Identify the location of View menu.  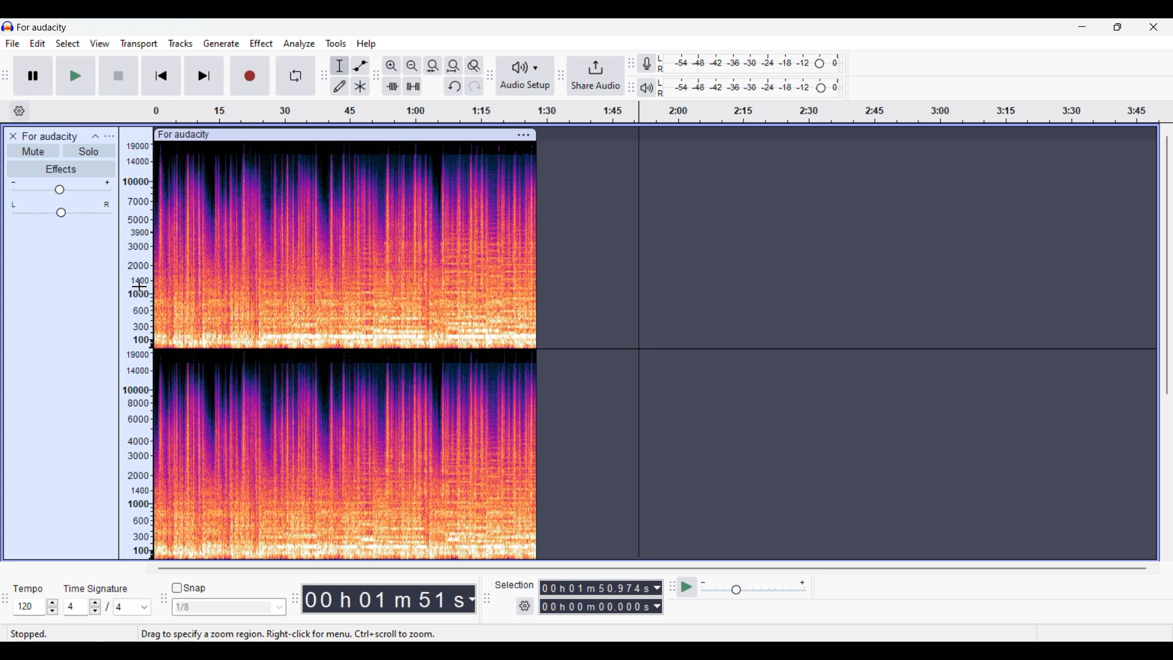
(100, 43).